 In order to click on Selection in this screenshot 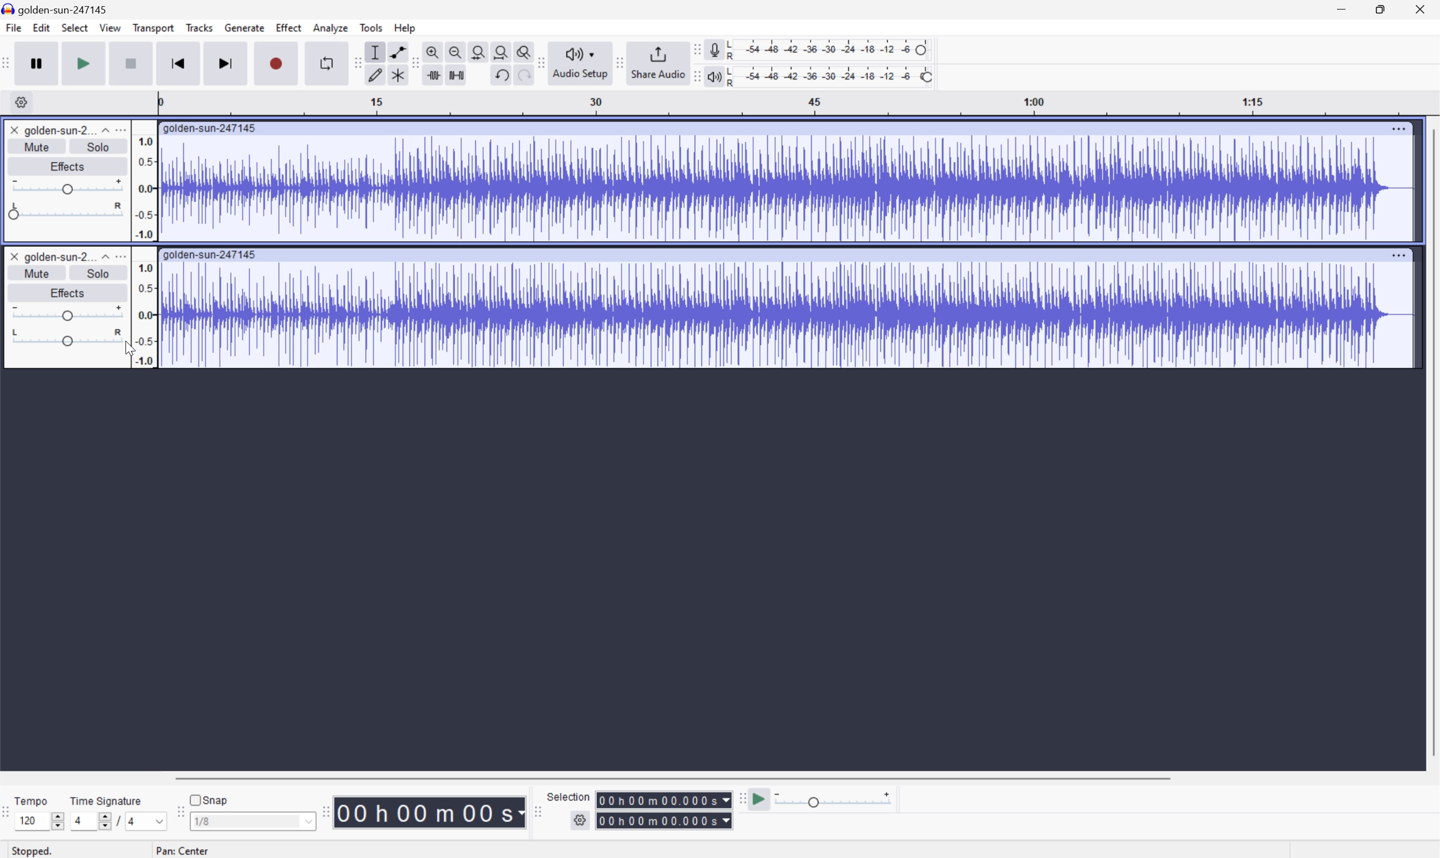, I will do `click(570, 796)`.